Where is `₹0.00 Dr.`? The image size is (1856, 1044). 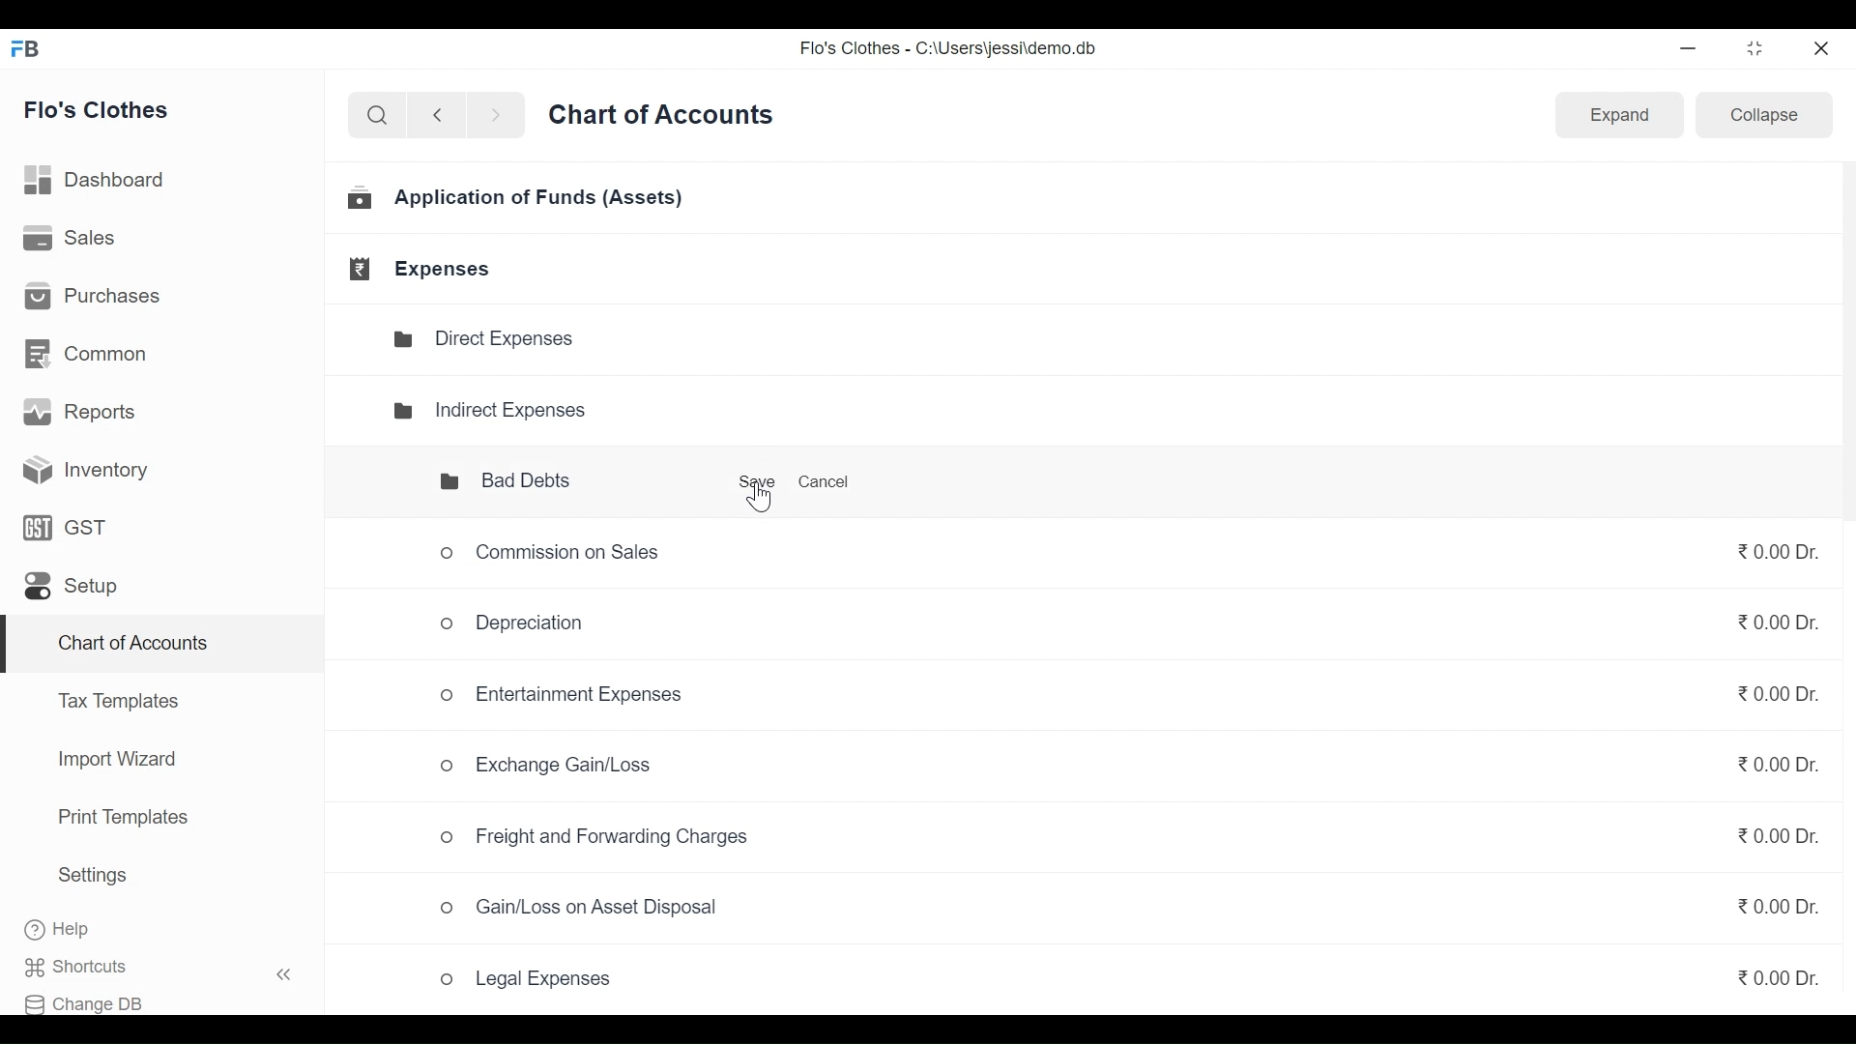
₹0.00 Dr. is located at coordinates (1777, 766).